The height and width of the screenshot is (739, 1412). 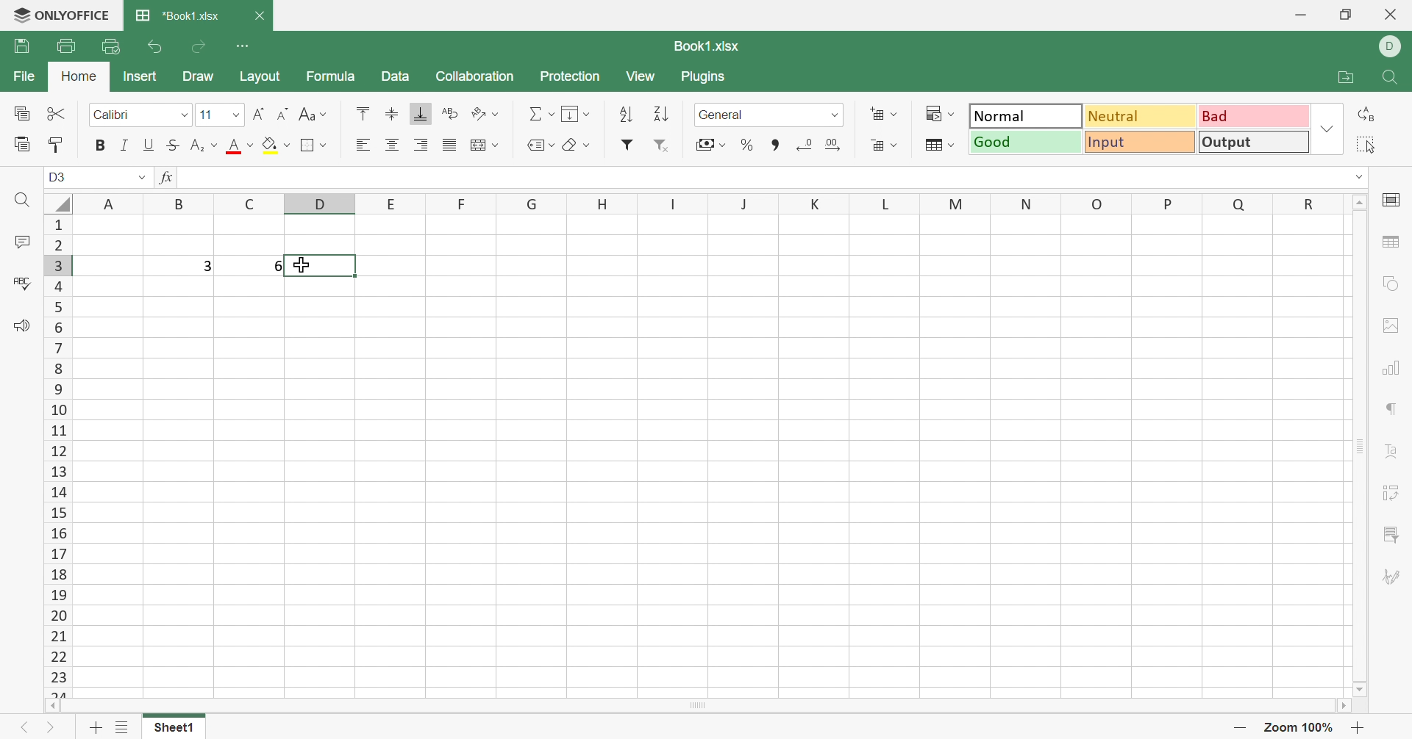 I want to click on Cell settings, so click(x=1394, y=198).